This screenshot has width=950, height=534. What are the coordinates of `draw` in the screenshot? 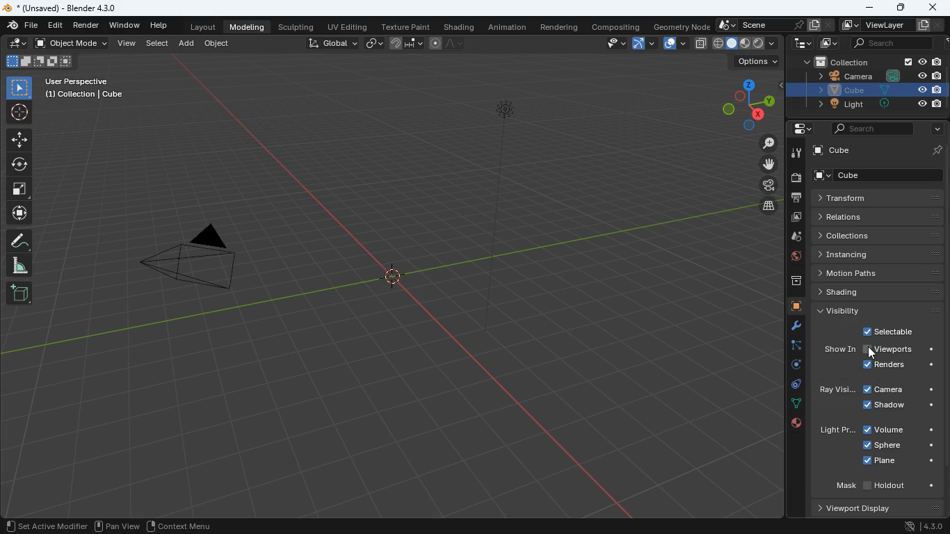 It's located at (18, 44).